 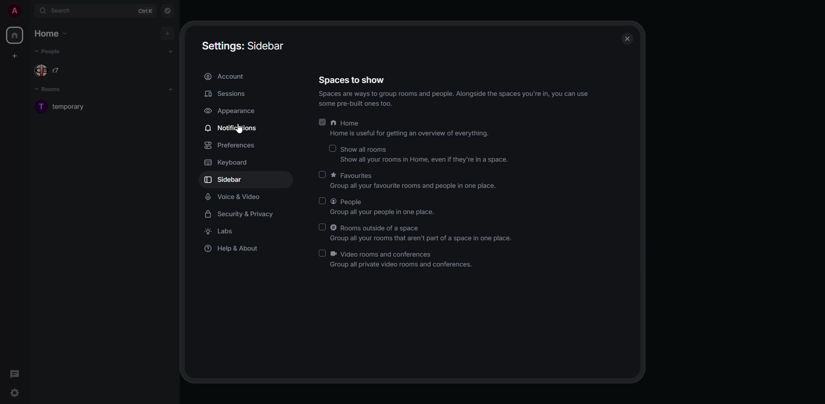 What do you see at coordinates (243, 214) in the screenshot?
I see `security & privacy` at bounding box center [243, 214].